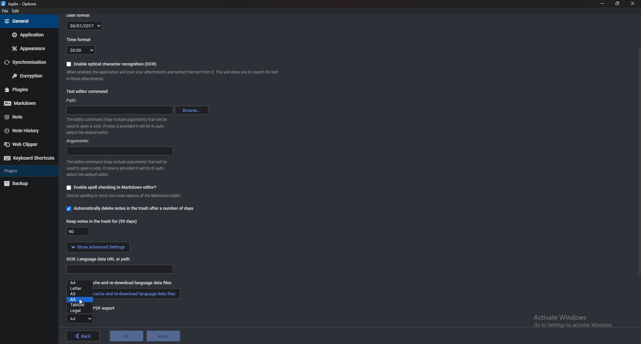 This screenshot has width=641, height=344. I want to click on Text editor command, so click(88, 92).